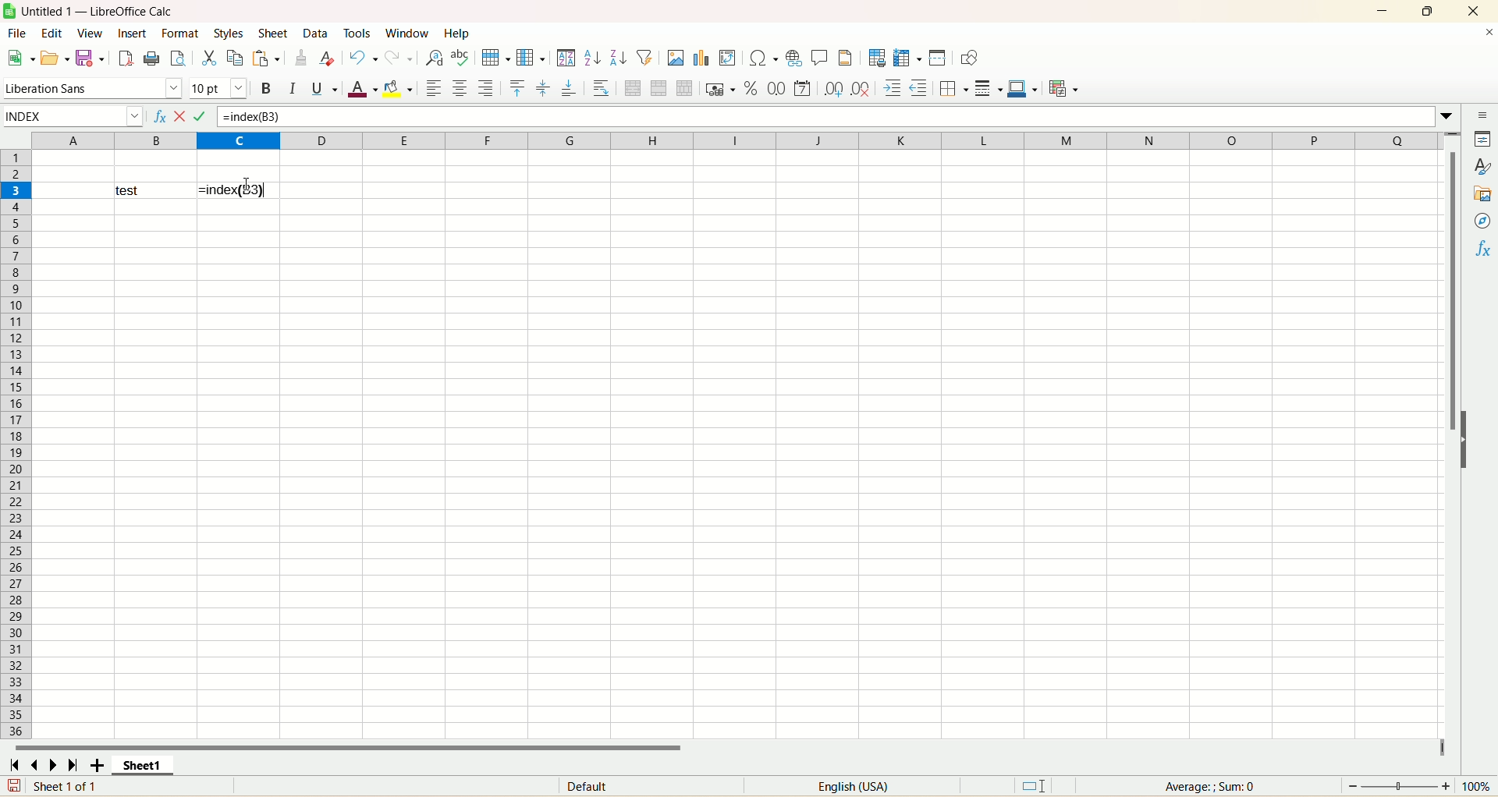 The width and height of the screenshot is (1498, 797). Describe the element at coordinates (600, 87) in the screenshot. I see `wrap text` at that location.